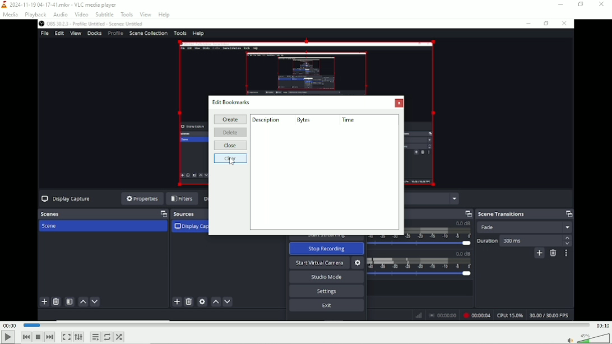  What do you see at coordinates (230, 159) in the screenshot?
I see `Clear` at bounding box center [230, 159].